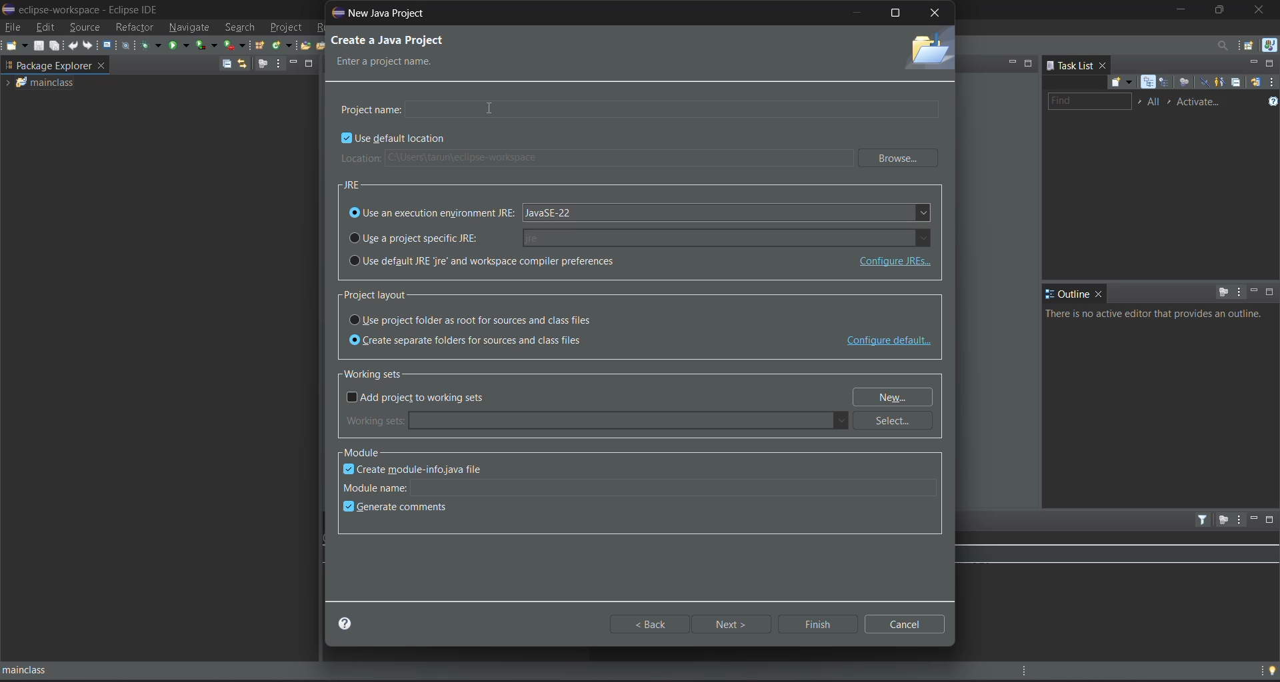 This screenshot has height=682, width=1280. I want to click on close, so click(1261, 10).